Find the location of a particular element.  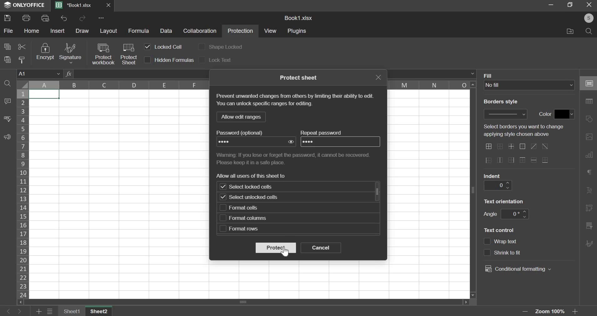

format cells is located at coordinates (246, 208).